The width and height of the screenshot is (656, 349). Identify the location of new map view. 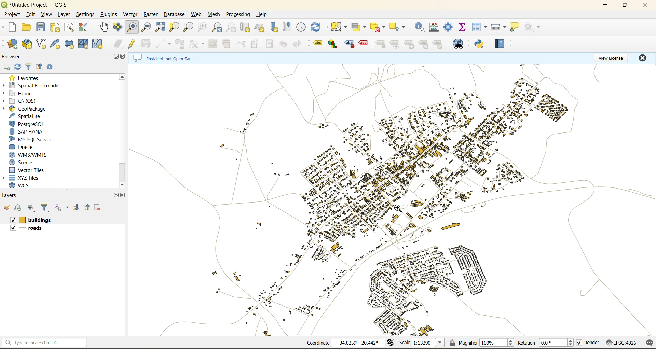
(246, 27).